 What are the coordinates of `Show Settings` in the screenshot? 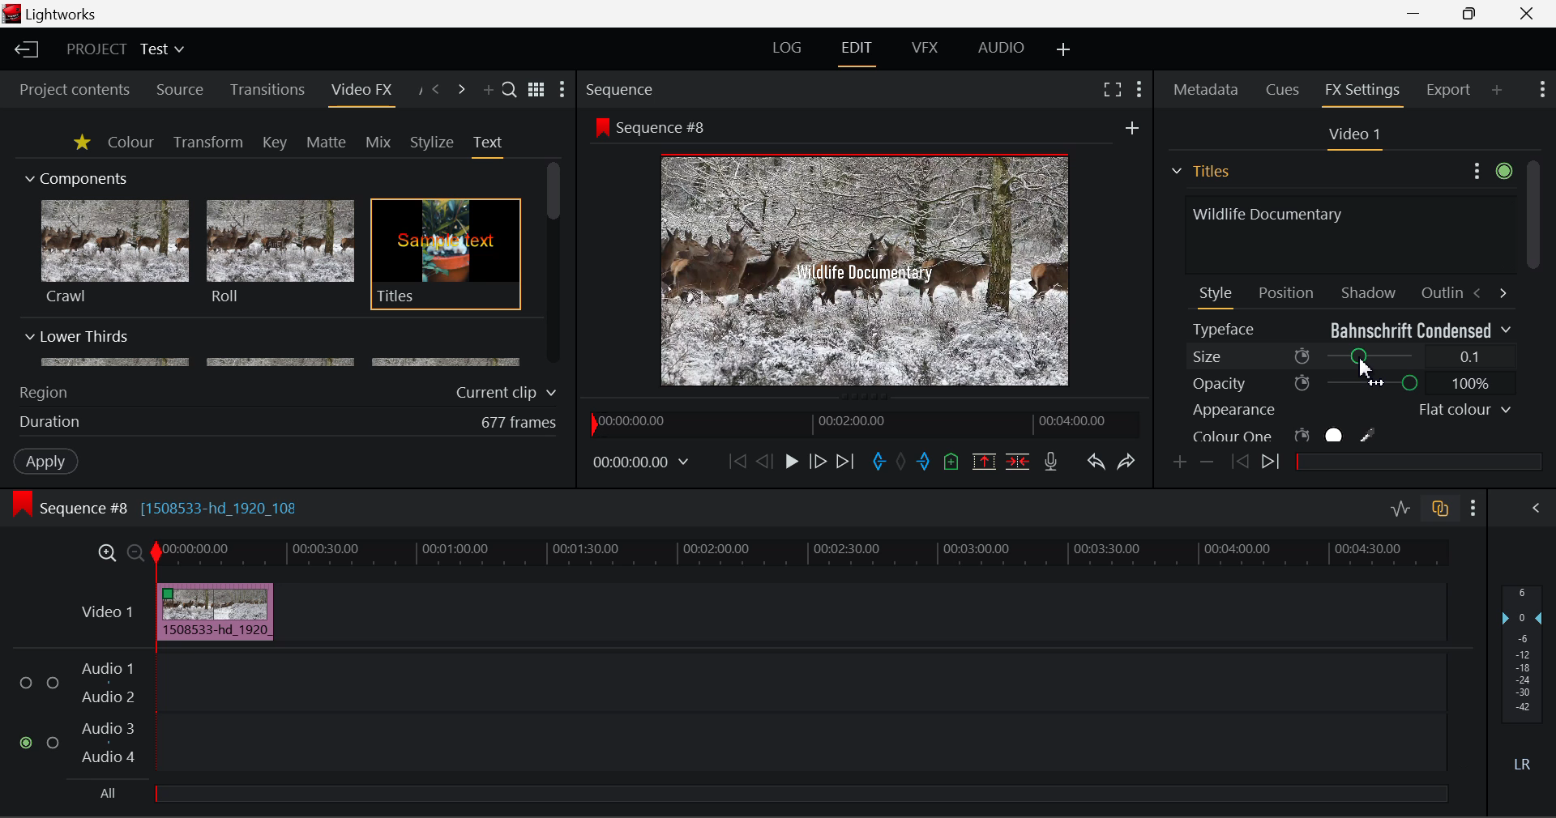 It's located at (1474, 509).